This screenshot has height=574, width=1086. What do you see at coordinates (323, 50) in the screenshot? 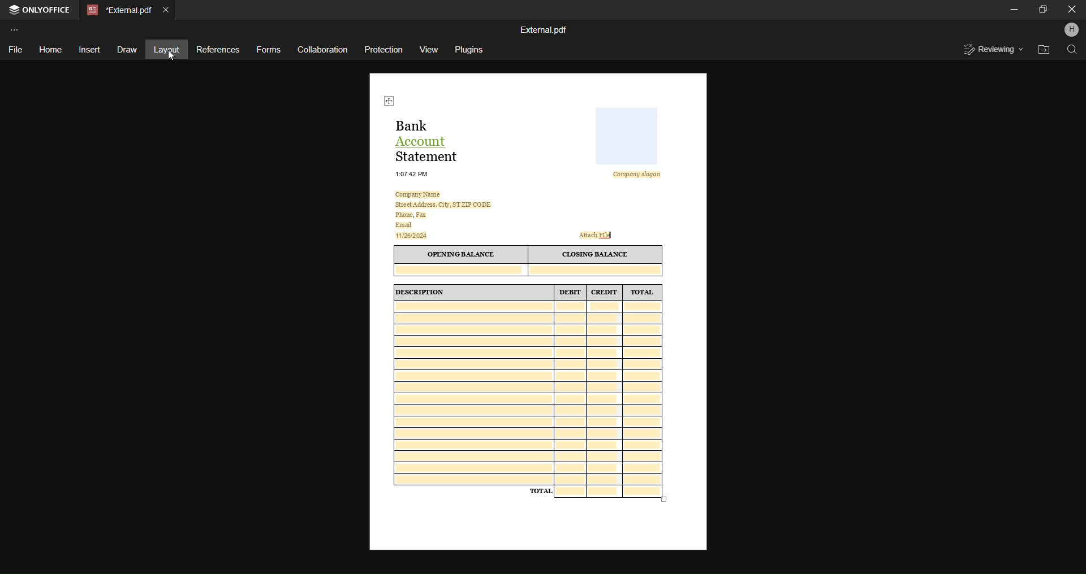
I see `Collaboration` at bounding box center [323, 50].